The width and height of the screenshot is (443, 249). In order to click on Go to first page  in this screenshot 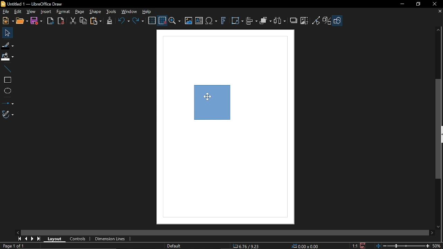, I will do `click(19, 239)`.